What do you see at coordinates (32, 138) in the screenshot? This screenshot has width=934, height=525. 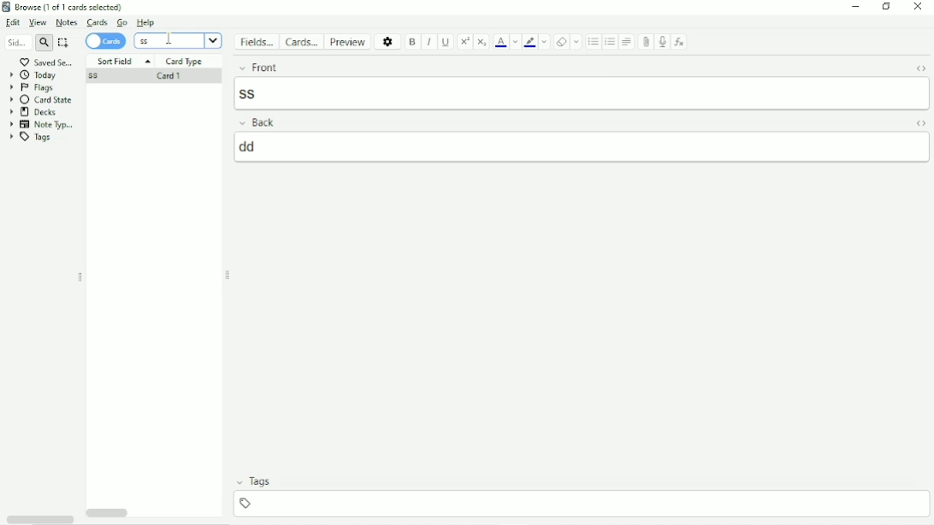 I see `Tags` at bounding box center [32, 138].